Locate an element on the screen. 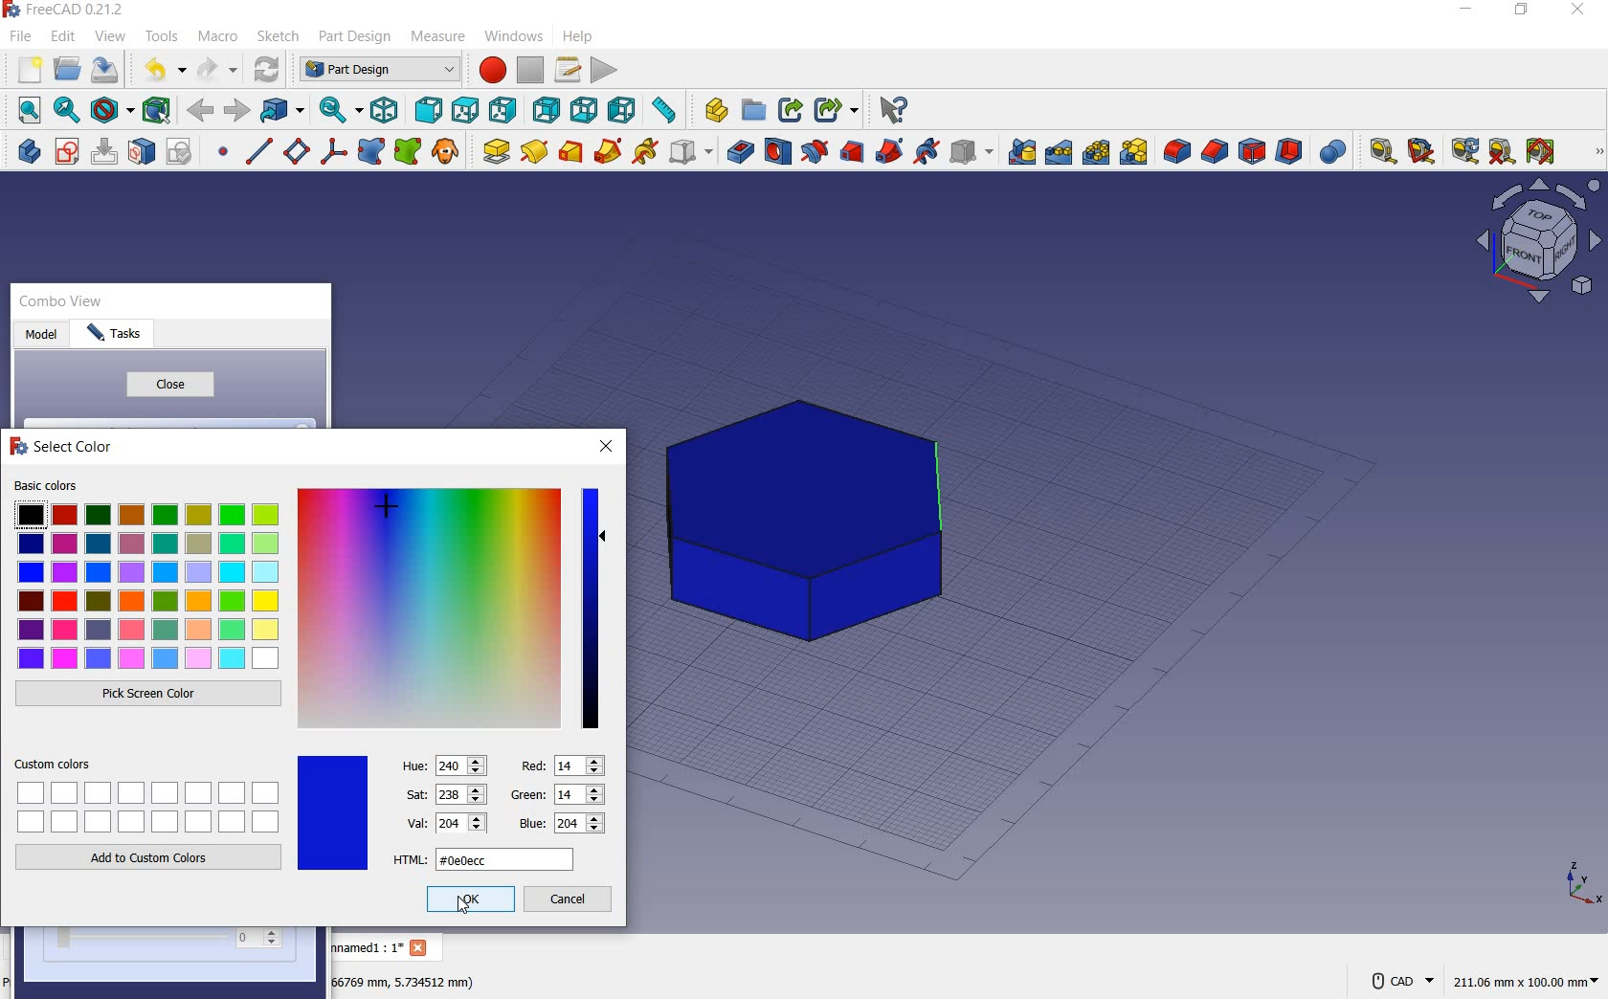 This screenshot has height=999, width=1608. 66759 mm,5.734512 mm(DIMENSION) is located at coordinates (404, 981).